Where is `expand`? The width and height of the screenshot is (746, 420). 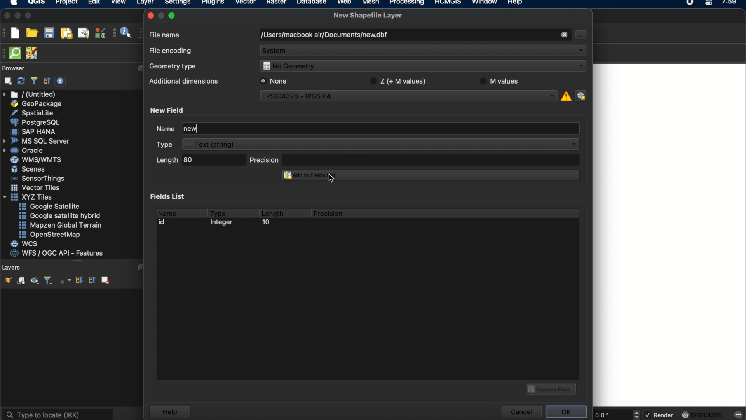
expand is located at coordinates (139, 68).